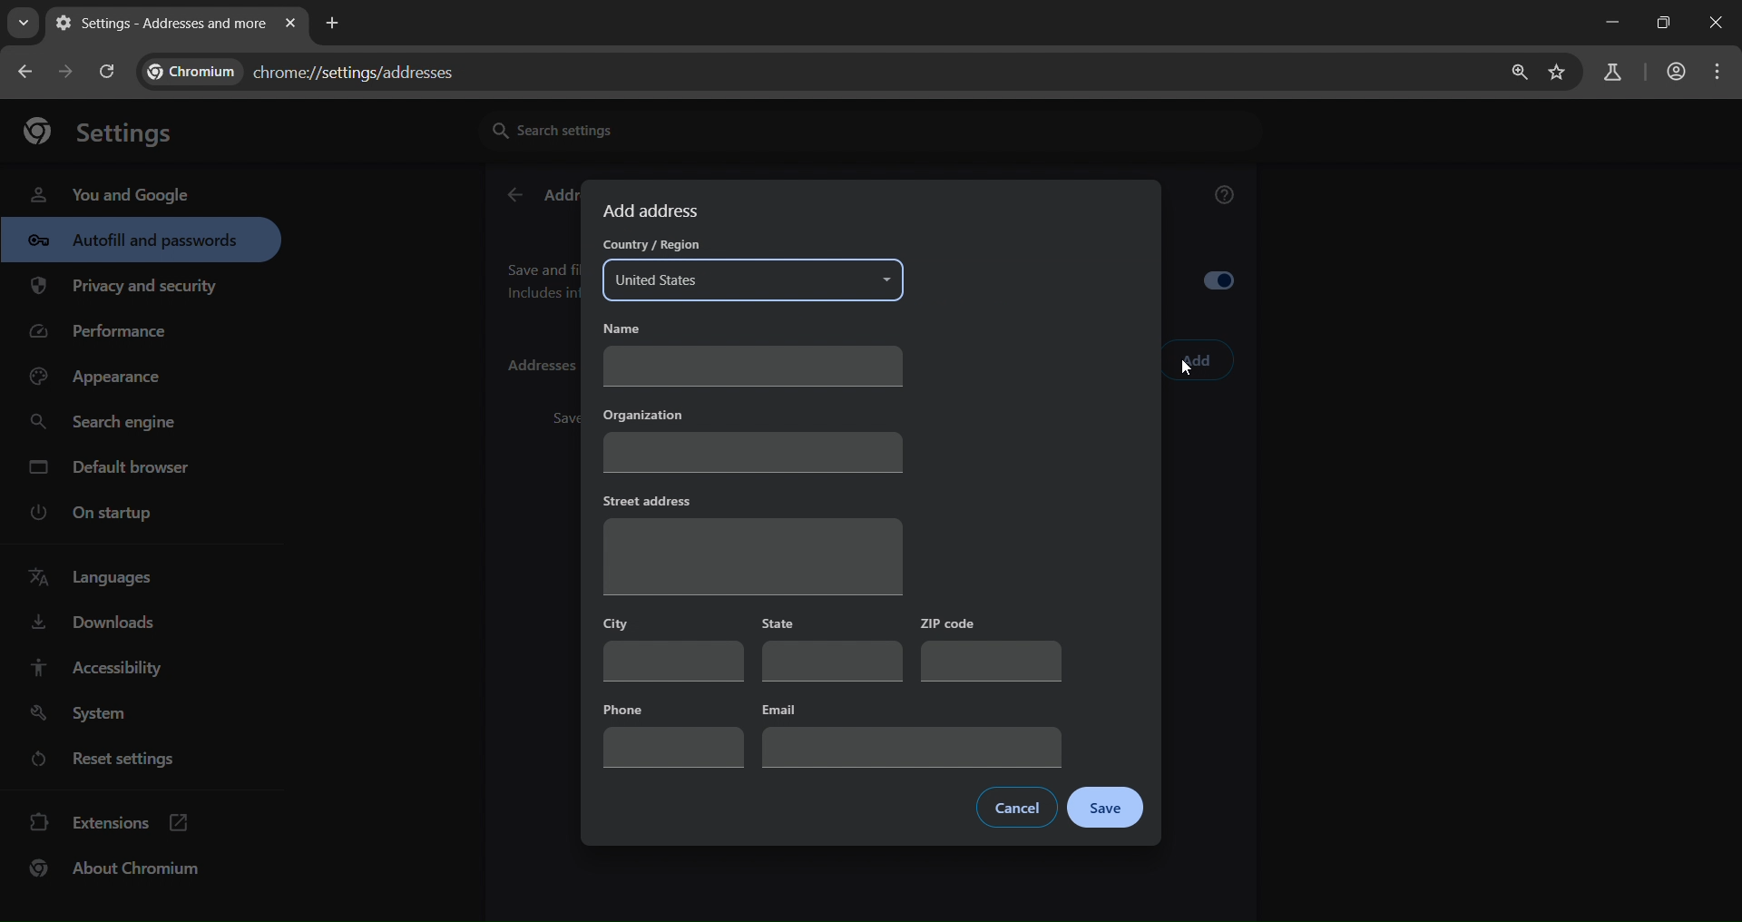 This screenshot has width=1742, height=922. Describe the element at coordinates (27, 71) in the screenshot. I see `go back one page` at that location.